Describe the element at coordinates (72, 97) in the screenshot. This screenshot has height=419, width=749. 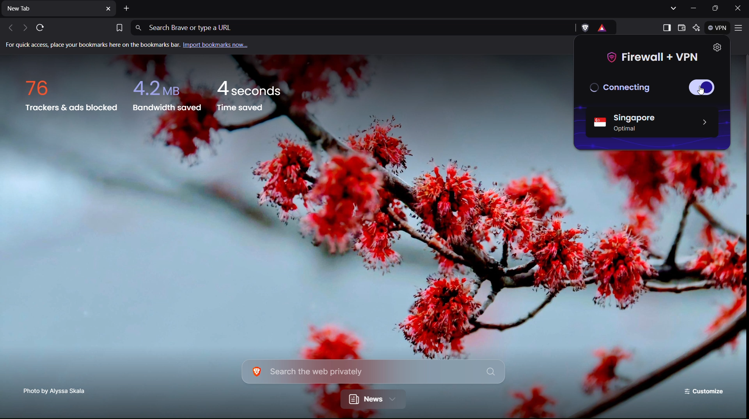
I see `Trackers and ads blocked` at that location.